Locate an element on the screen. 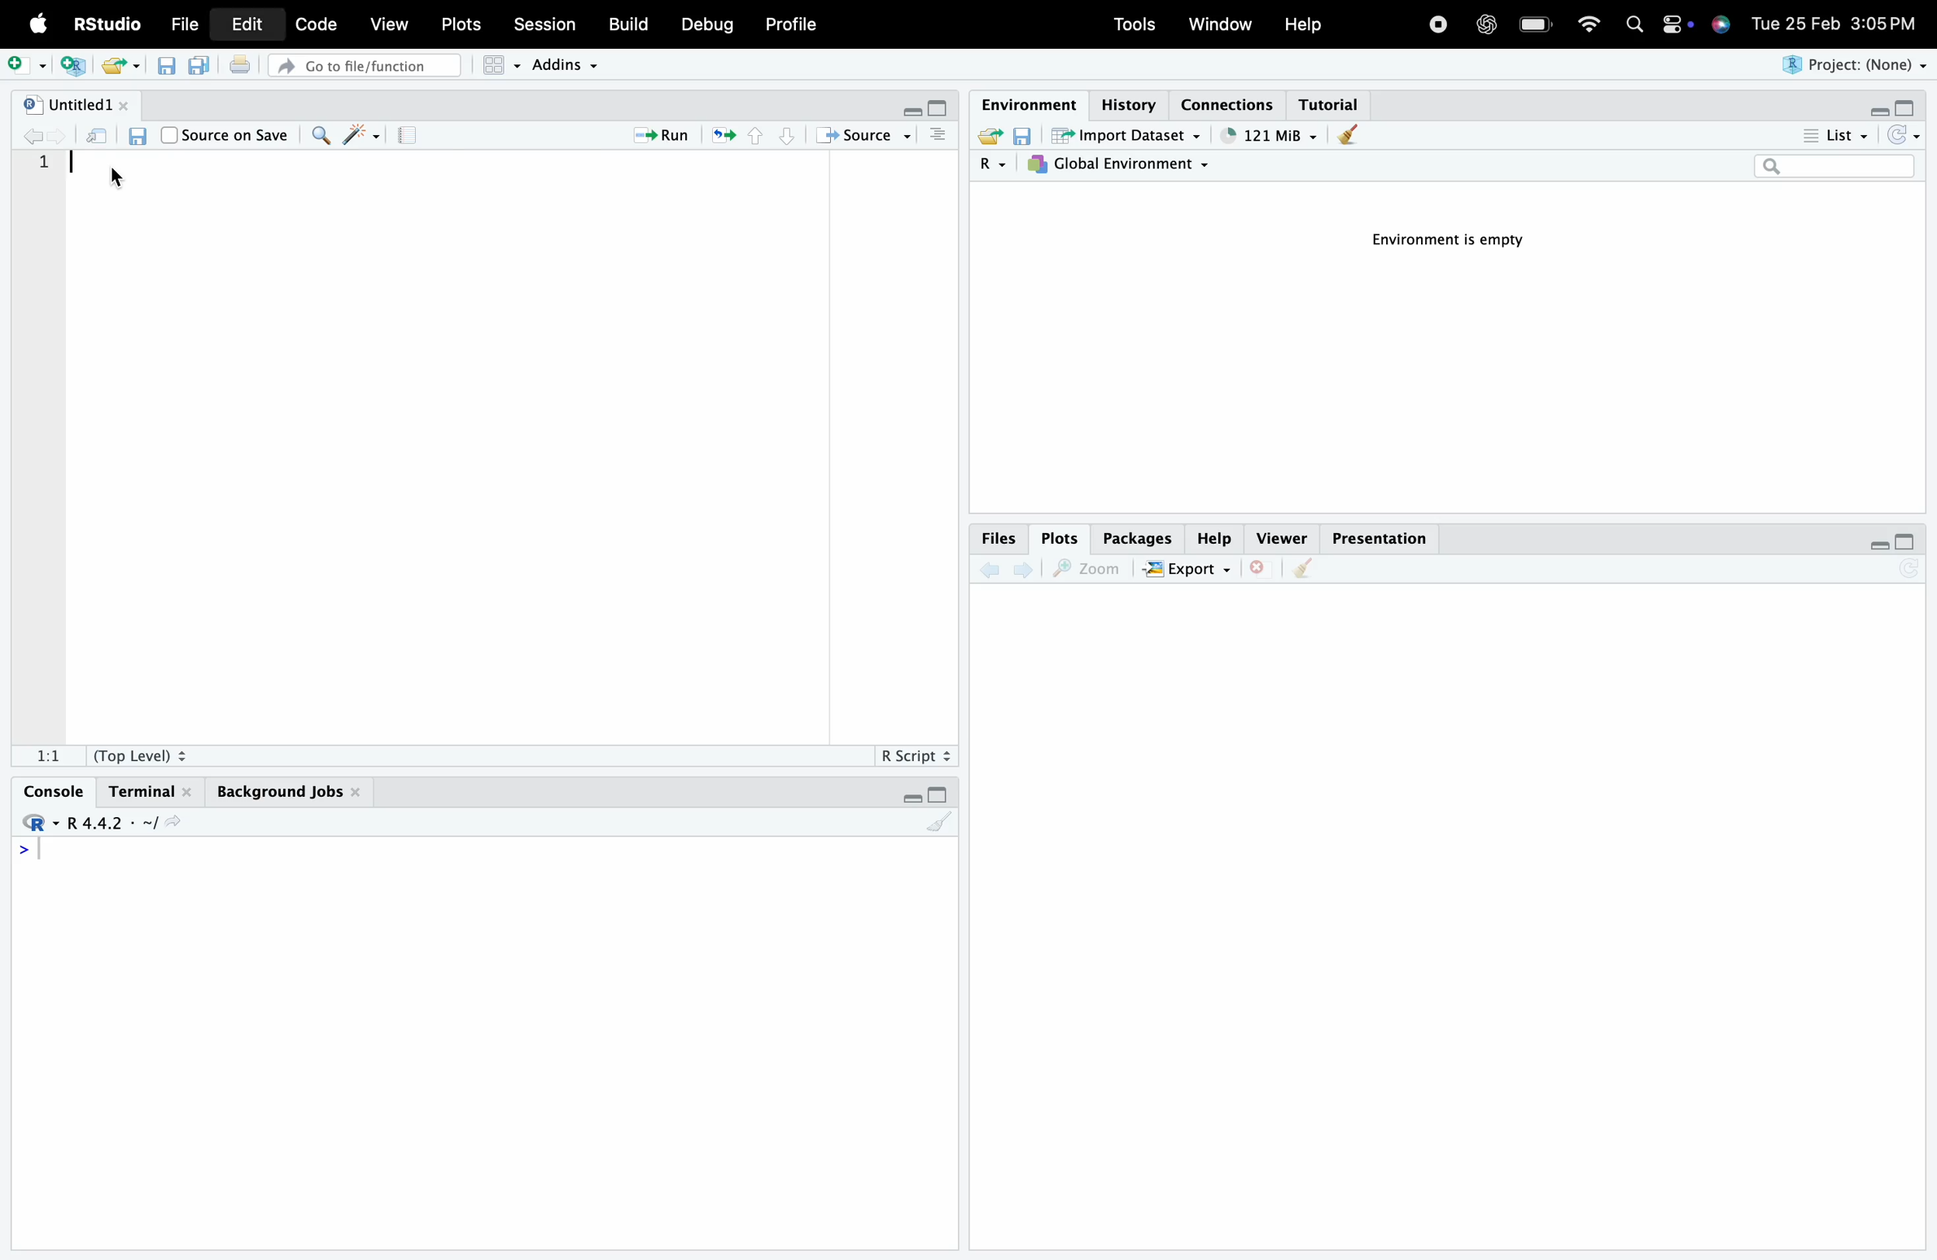 This screenshot has width=1937, height=1260. Siri Assistant is located at coordinates (1720, 27).